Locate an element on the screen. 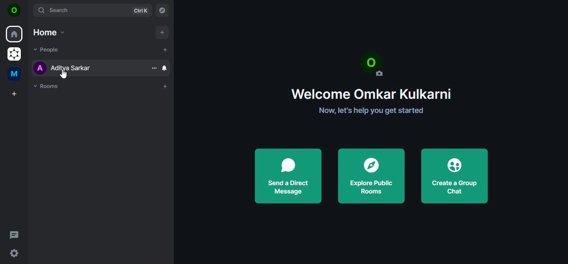 The height and width of the screenshot is (264, 568). send a direct message is located at coordinates (288, 174).